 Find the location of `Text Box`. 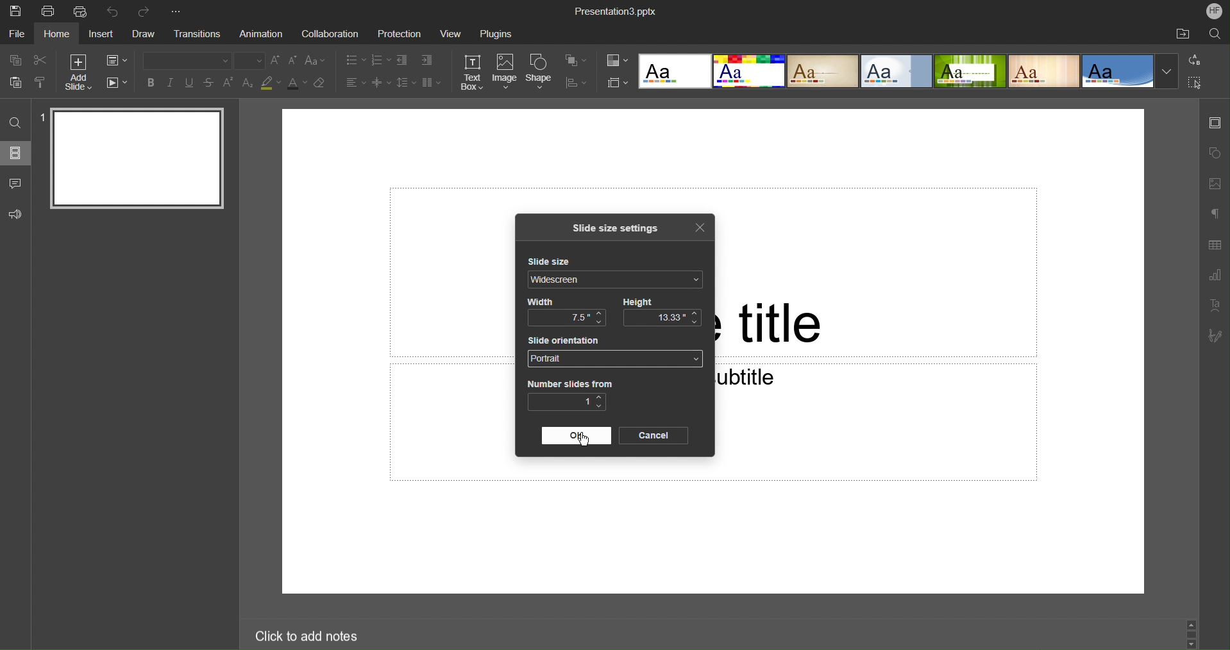

Text Box is located at coordinates (472, 72).